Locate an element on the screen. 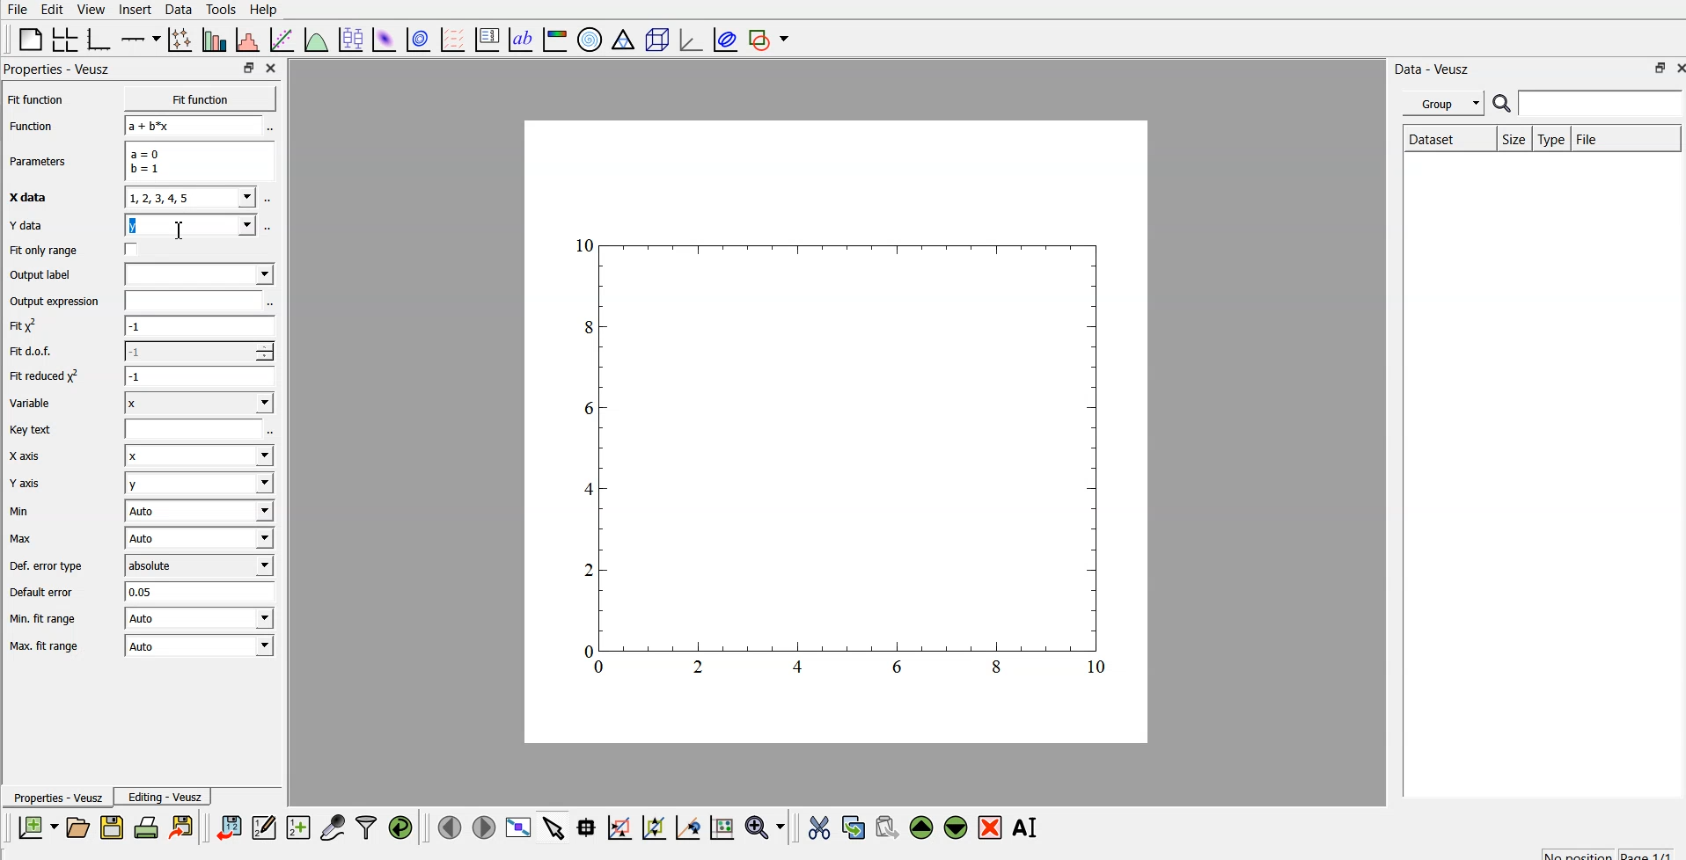 This screenshot has height=860, width=1686. click to zoom out on graph axes is located at coordinates (654, 827).